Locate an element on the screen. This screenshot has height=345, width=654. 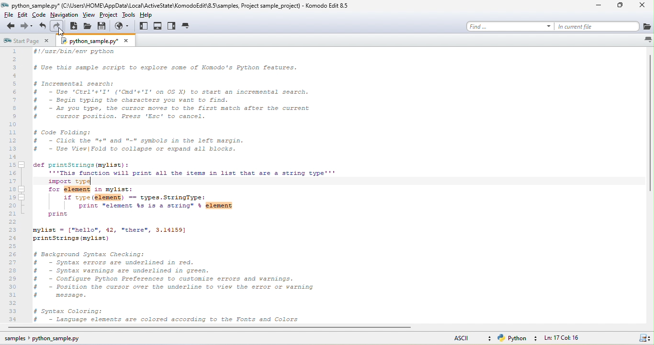
dialog box is located at coordinates (99, 41).